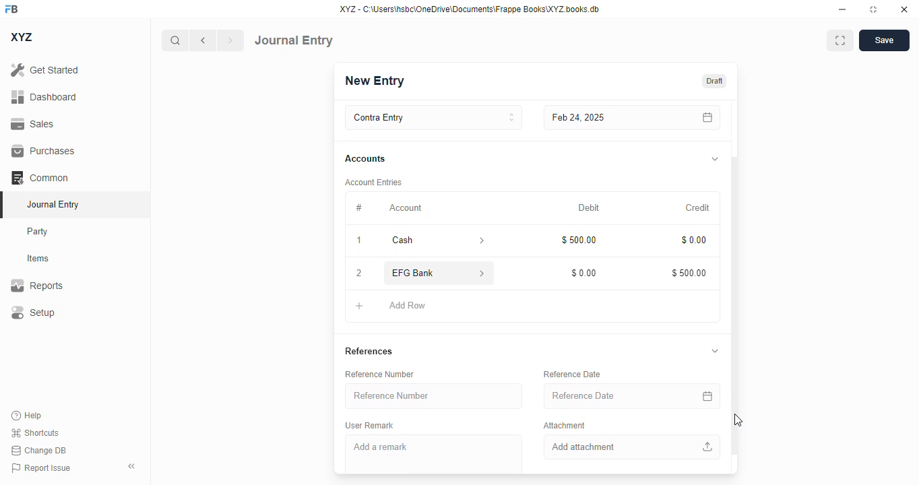  What do you see at coordinates (583, 273) in the screenshot?
I see `$0.00` at bounding box center [583, 273].